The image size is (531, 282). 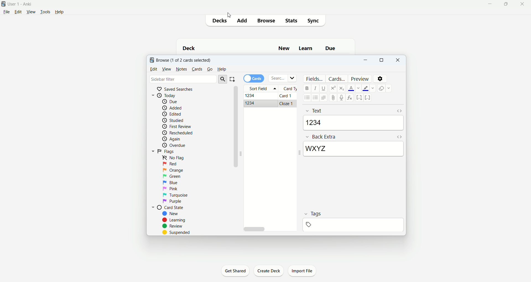 I want to click on browse, so click(x=266, y=20).